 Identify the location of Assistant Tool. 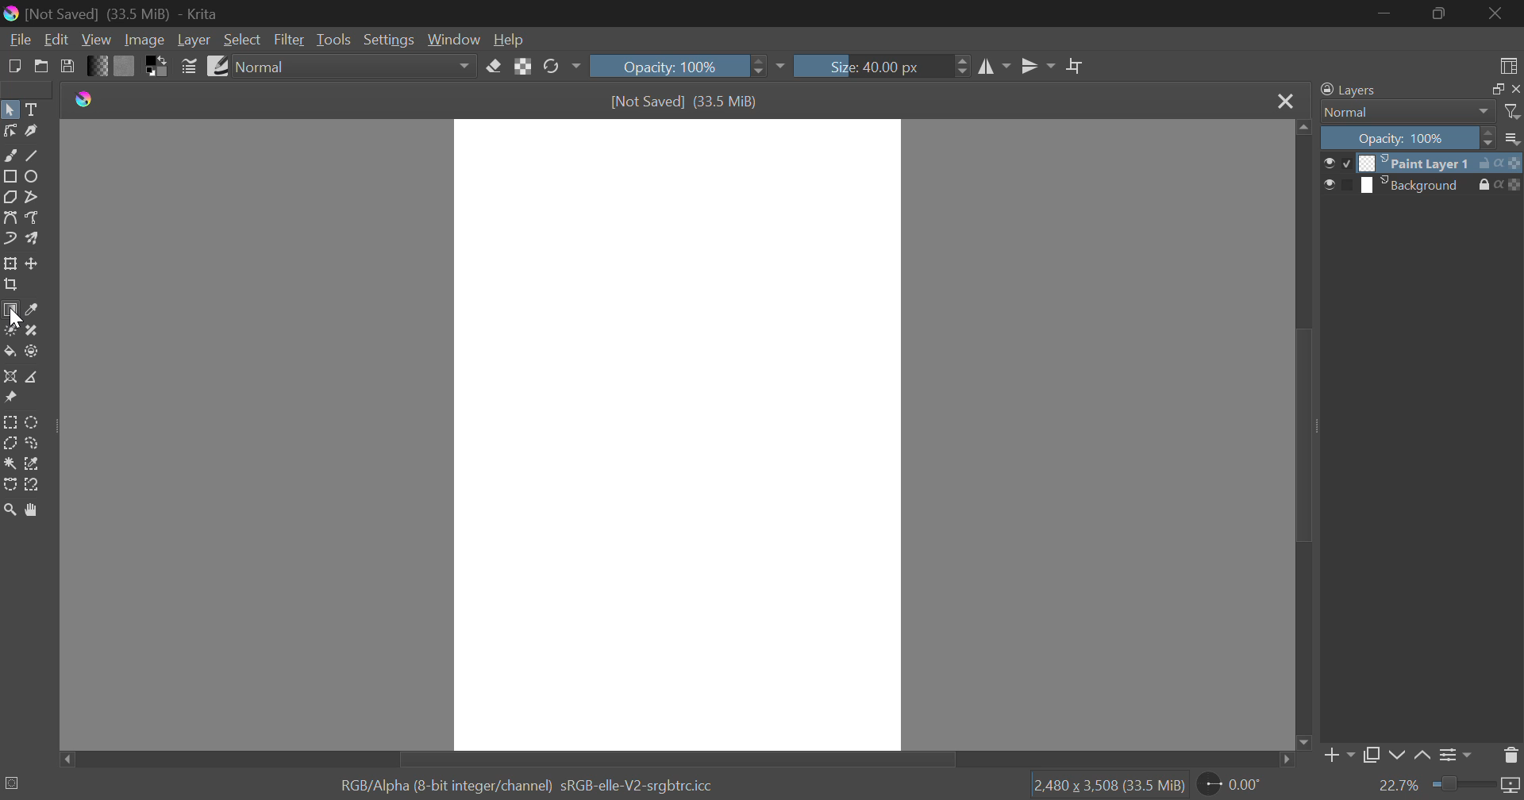
(10, 378).